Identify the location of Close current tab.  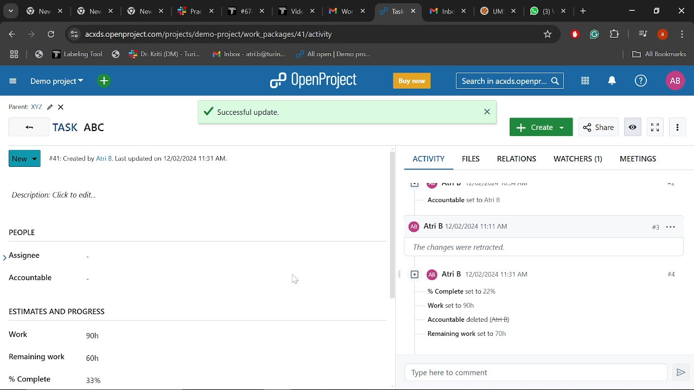
(414, 12).